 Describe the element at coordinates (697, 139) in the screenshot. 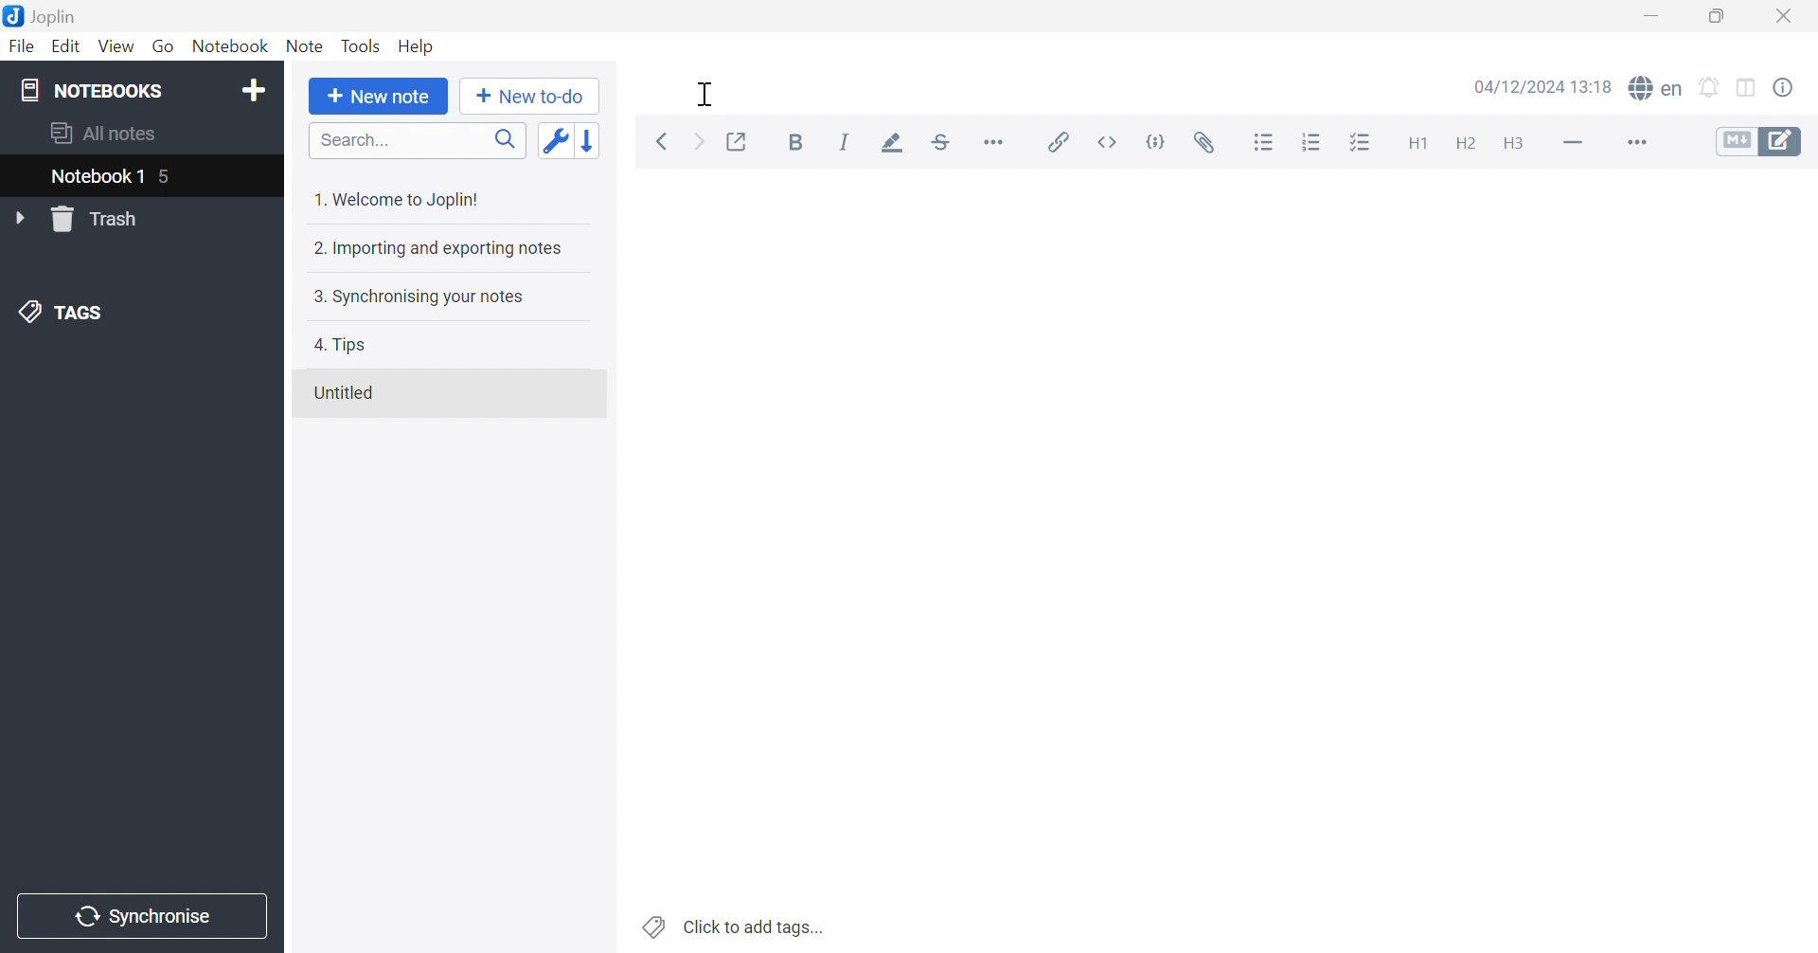

I see `Forward` at that location.